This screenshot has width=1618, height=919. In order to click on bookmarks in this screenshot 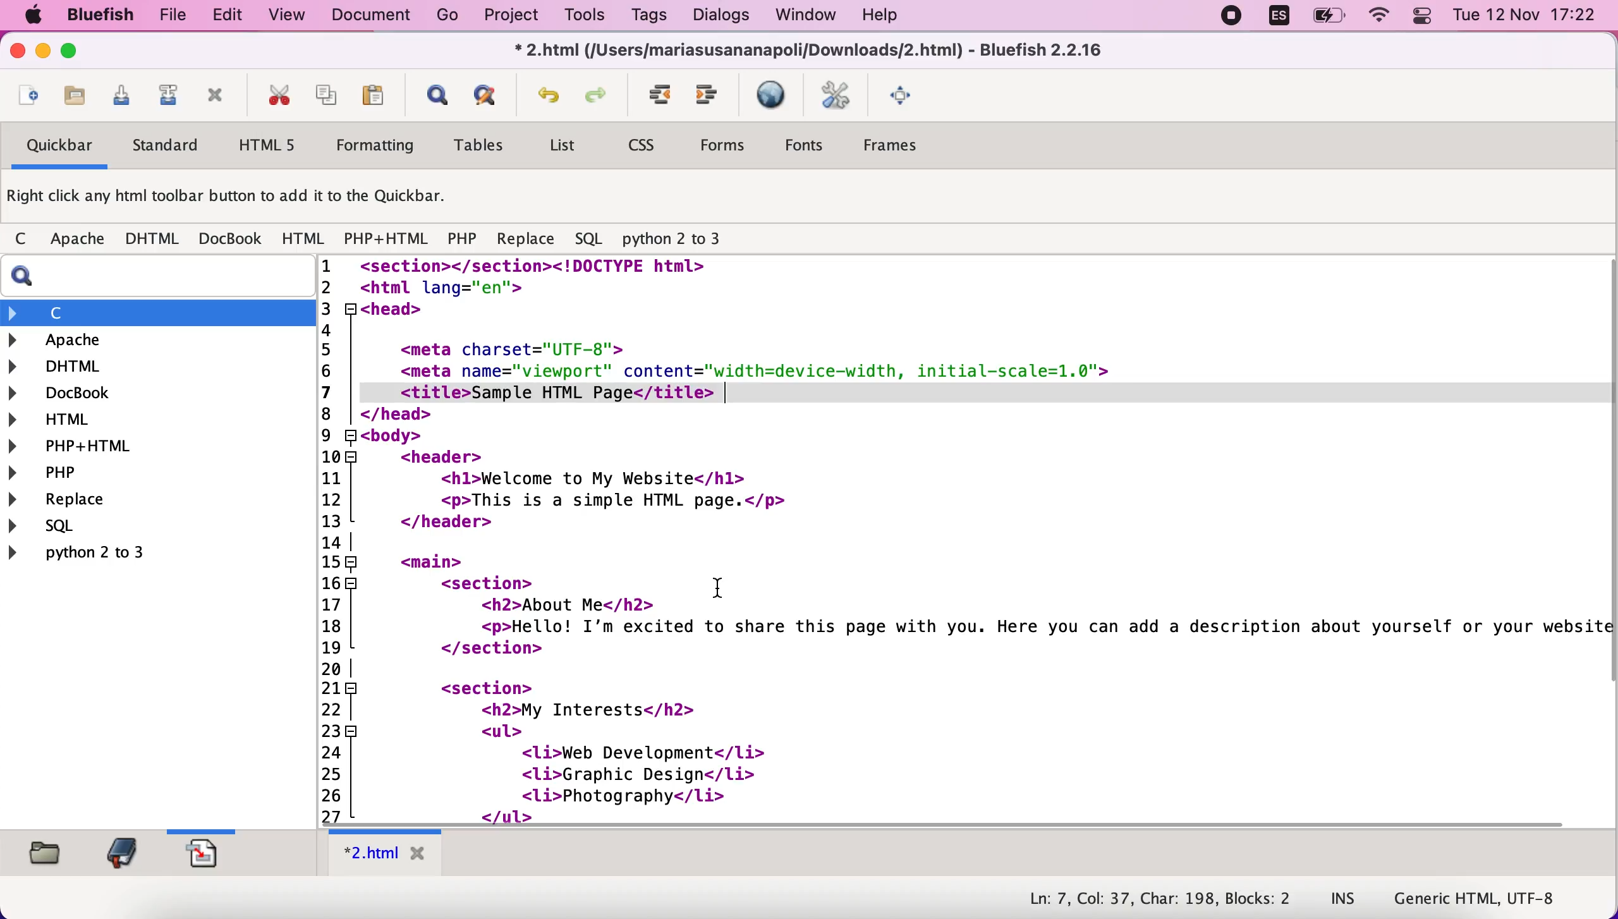, I will do `click(124, 855)`.